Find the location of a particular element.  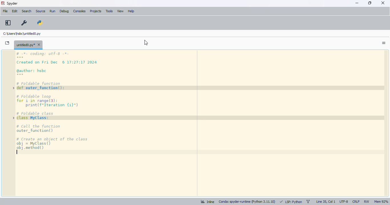

run is located at coordinates (53, 11).